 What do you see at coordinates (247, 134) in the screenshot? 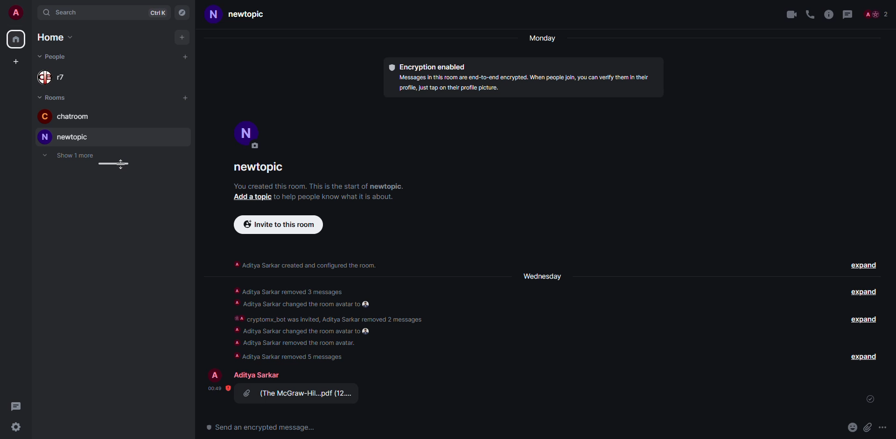
I see `profile` at bounding box center [247, 134].